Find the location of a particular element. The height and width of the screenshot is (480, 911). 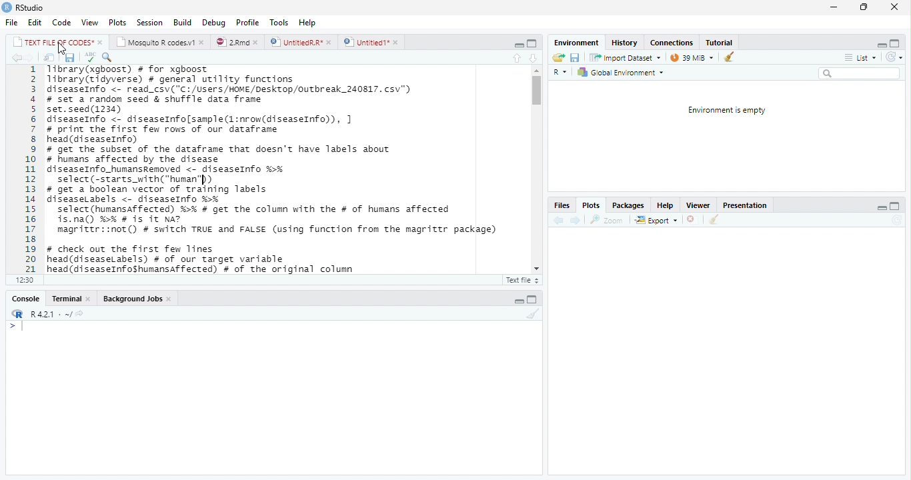

Environment is located at coordinates (573, 42).